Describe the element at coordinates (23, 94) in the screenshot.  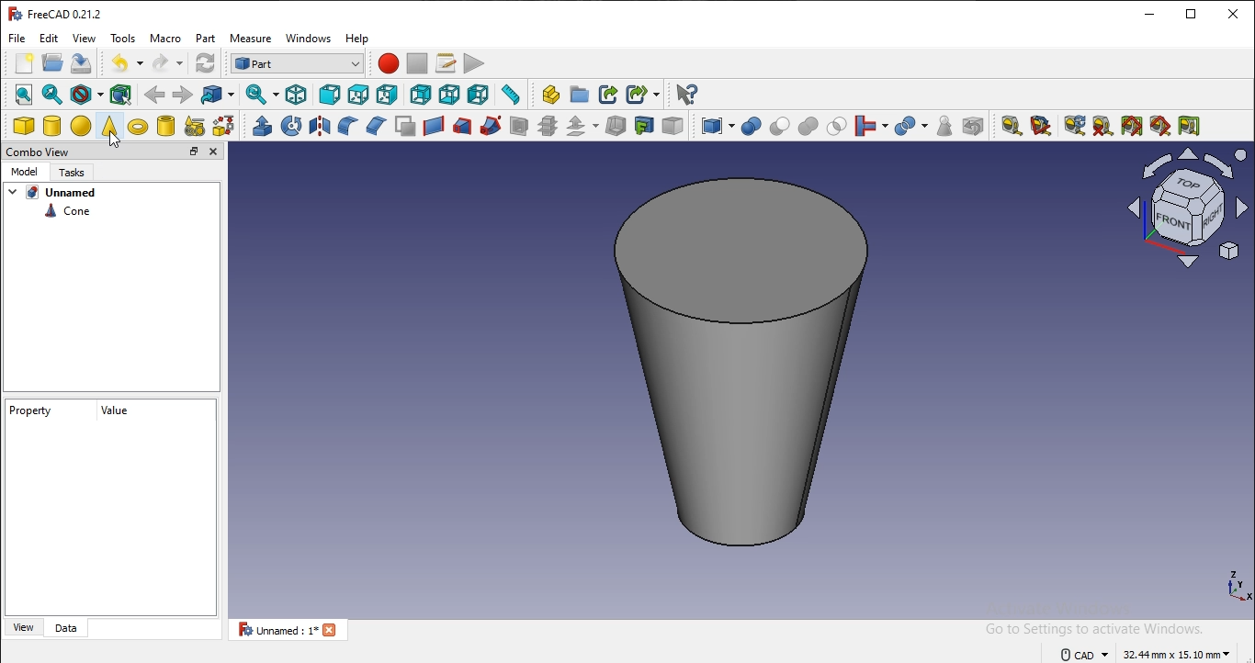
I see `fit all ` at that location.